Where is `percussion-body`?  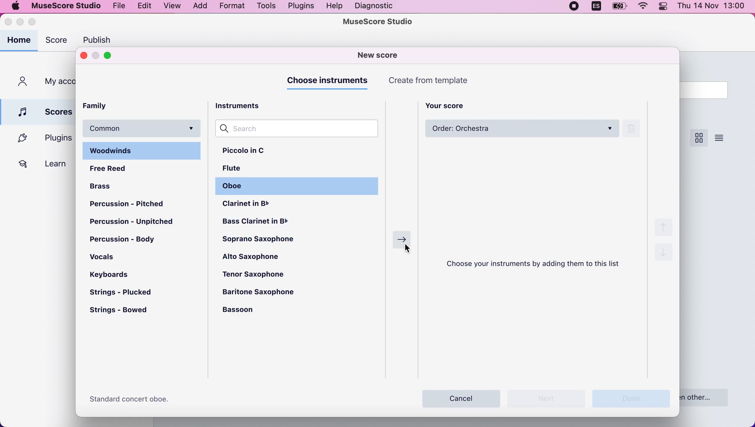
percussion-body is located at coordinates (132, 240).